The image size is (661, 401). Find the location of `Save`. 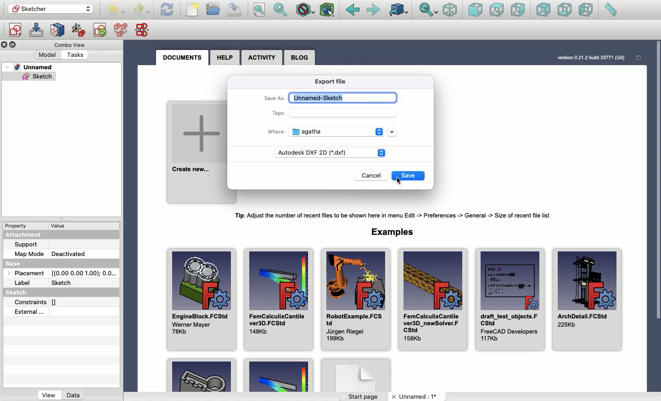

Save is located at coordinates (408, 176).